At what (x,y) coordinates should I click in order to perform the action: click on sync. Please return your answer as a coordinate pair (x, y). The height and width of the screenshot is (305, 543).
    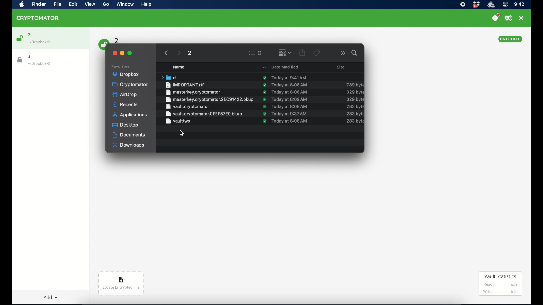
    Looking at the image, I should click on (264, 78).